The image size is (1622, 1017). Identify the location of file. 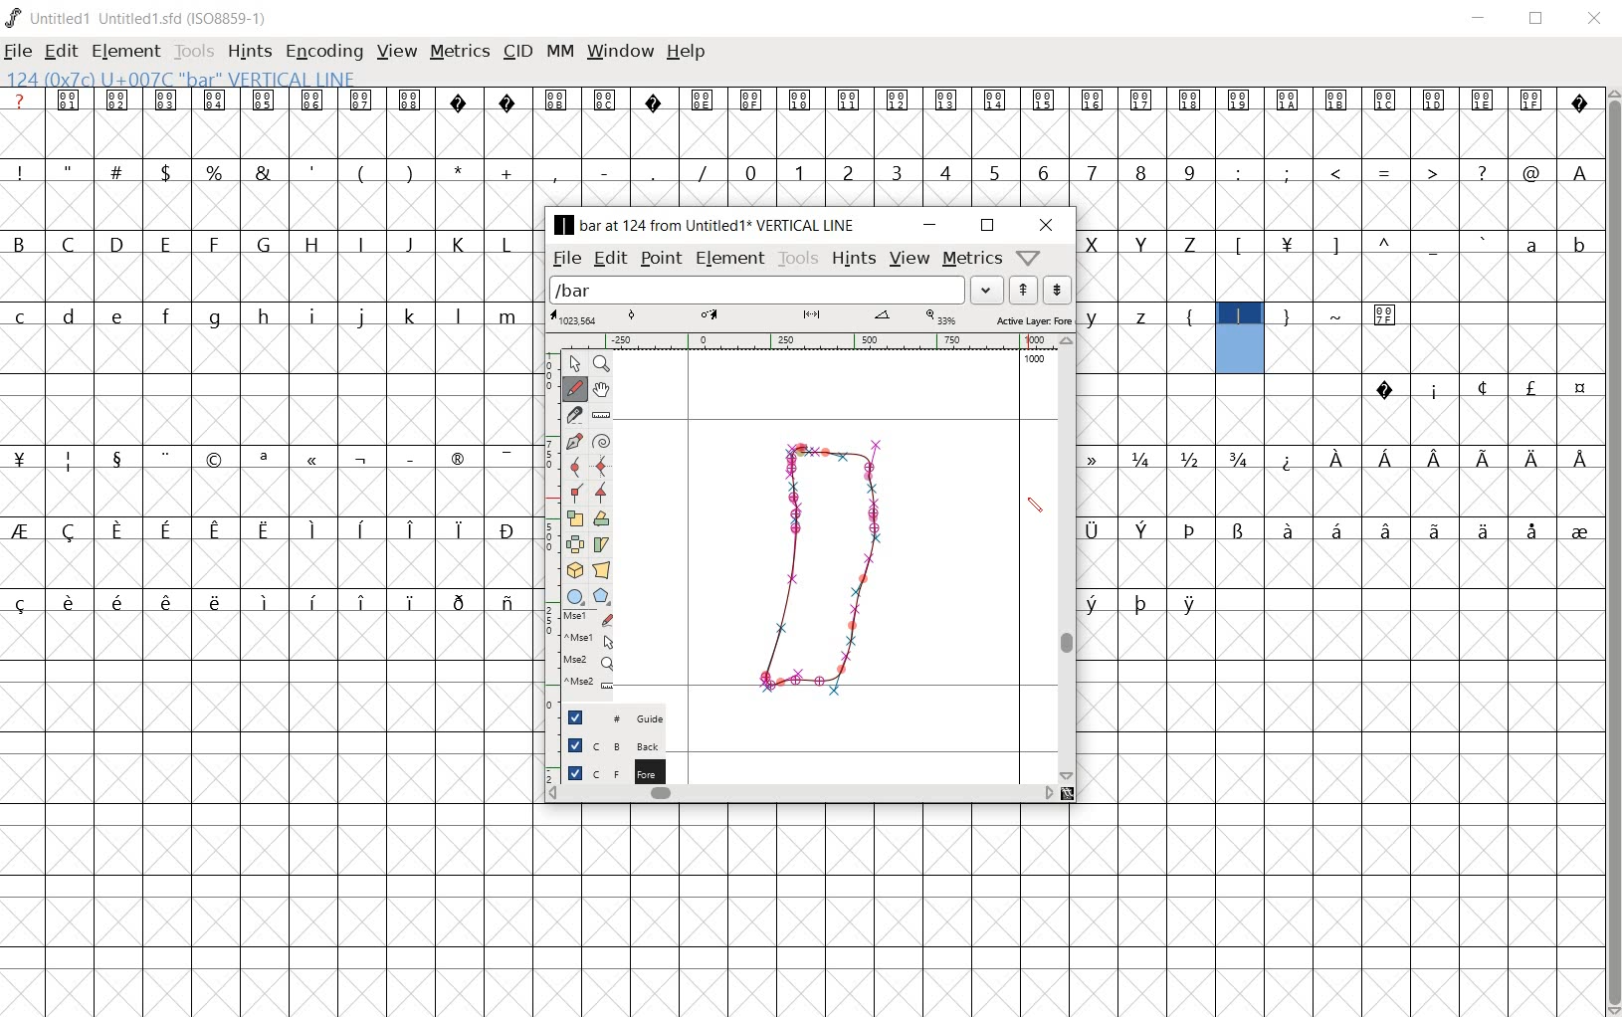
(17, 53).